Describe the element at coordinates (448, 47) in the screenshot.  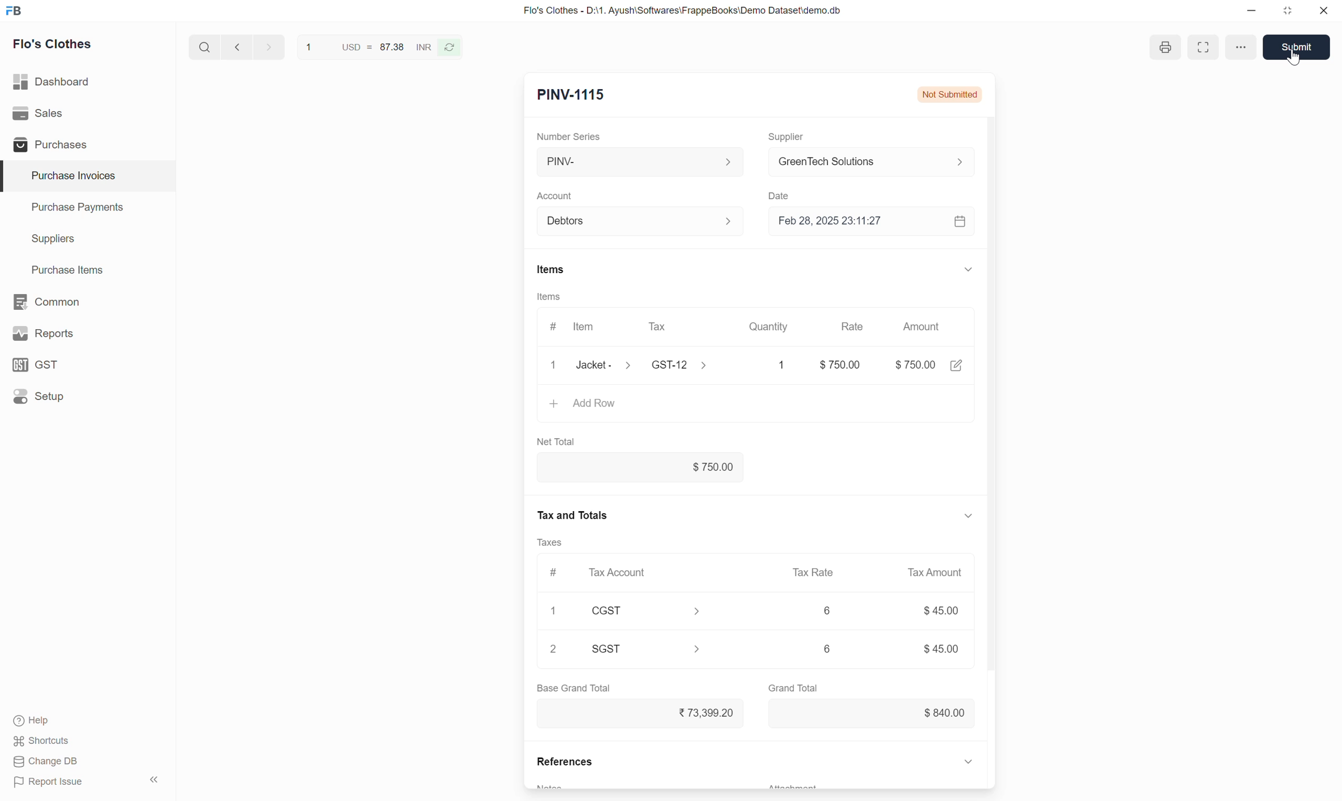
I see `Reverse` at that location.